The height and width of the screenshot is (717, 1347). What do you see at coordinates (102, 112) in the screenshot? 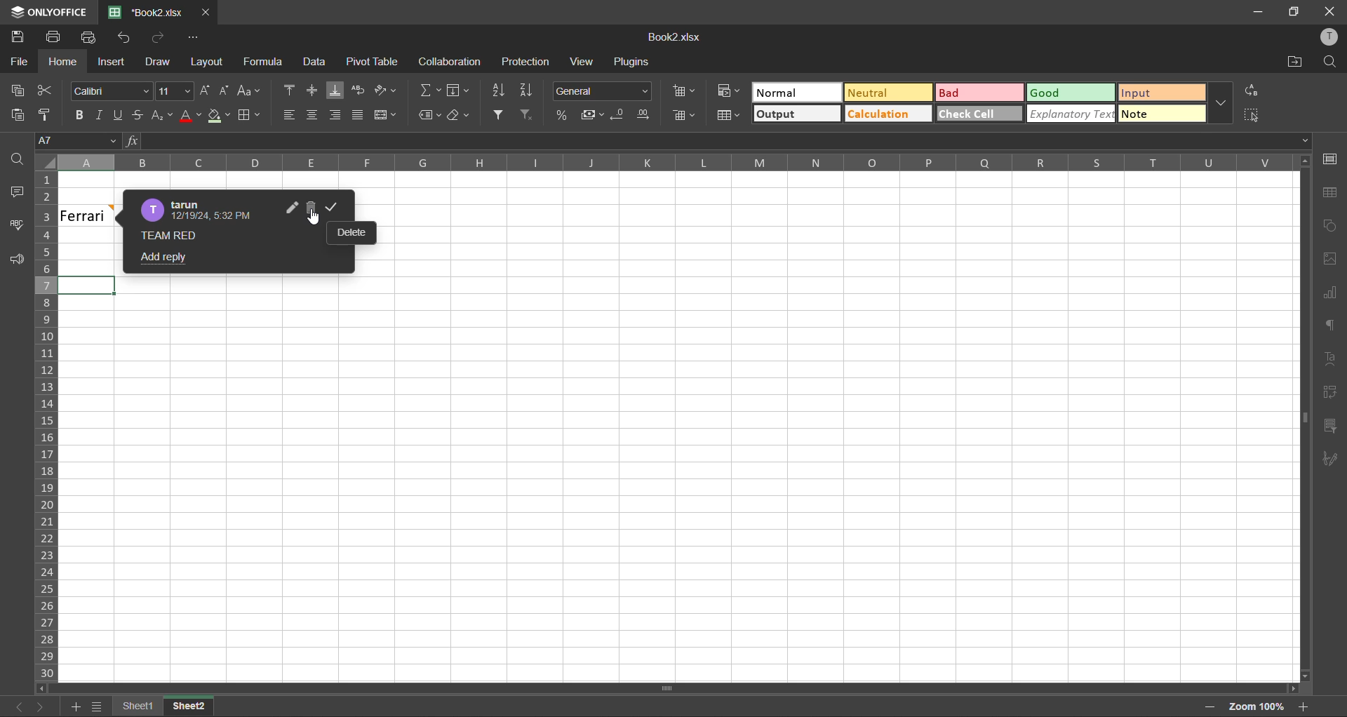
I see `italic` at bounding box center [102, 112].